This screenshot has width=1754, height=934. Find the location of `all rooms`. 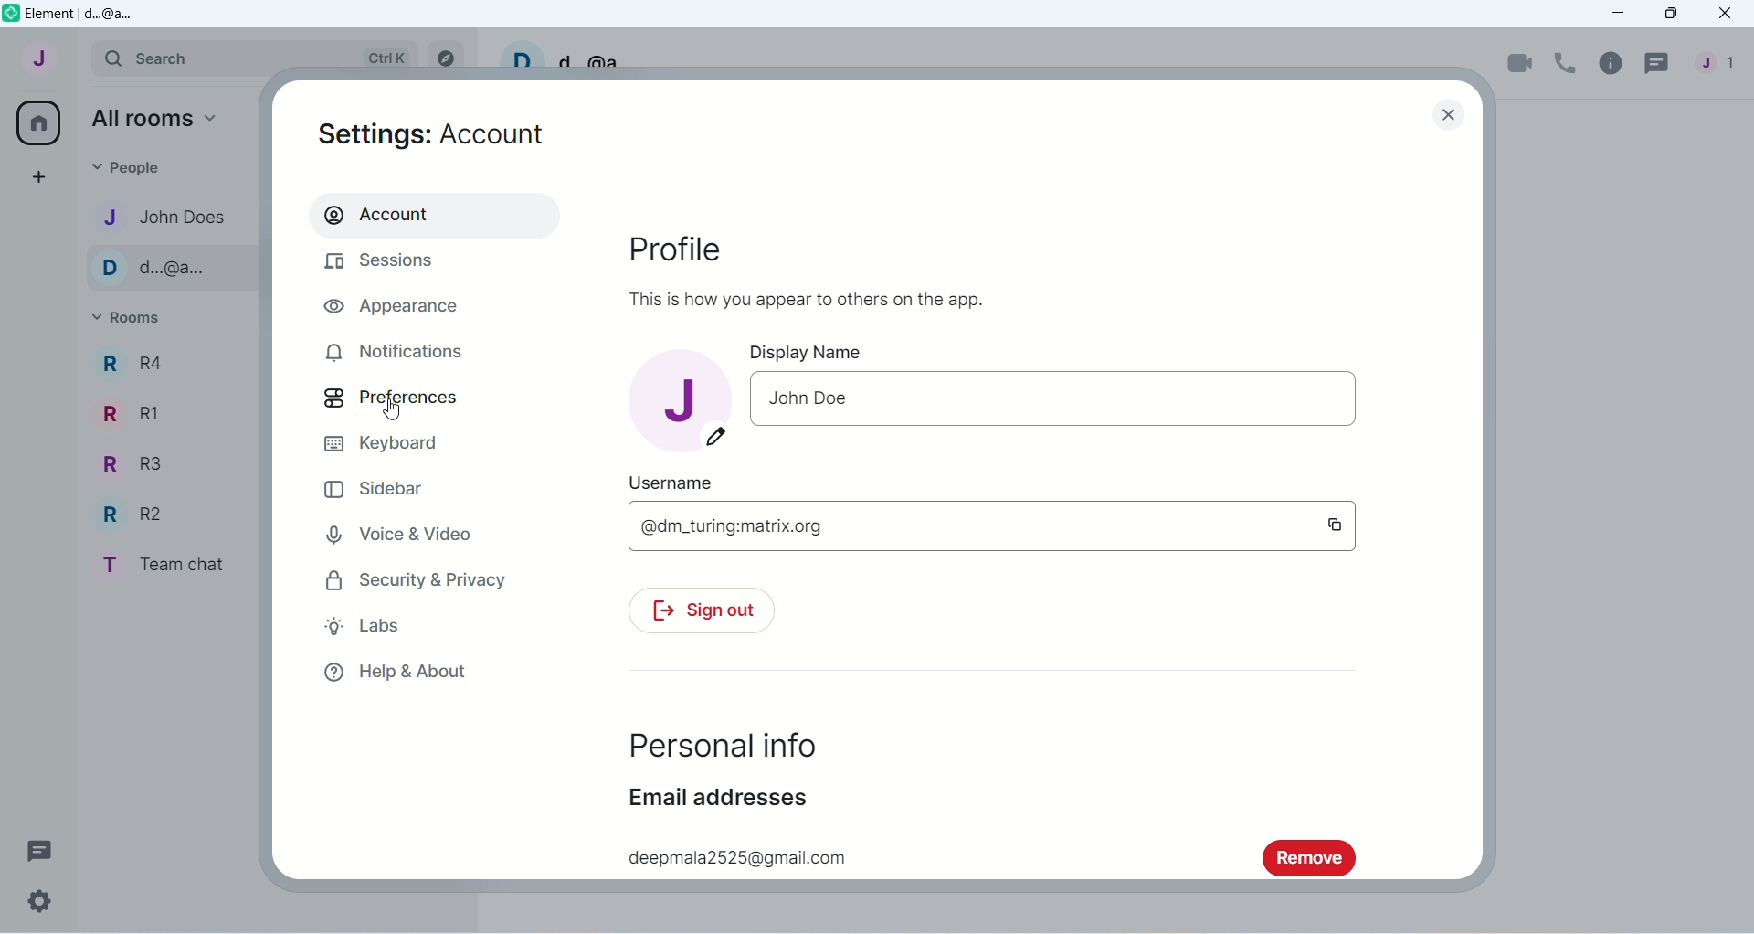

all rooms is located at coordinates (153, 118).